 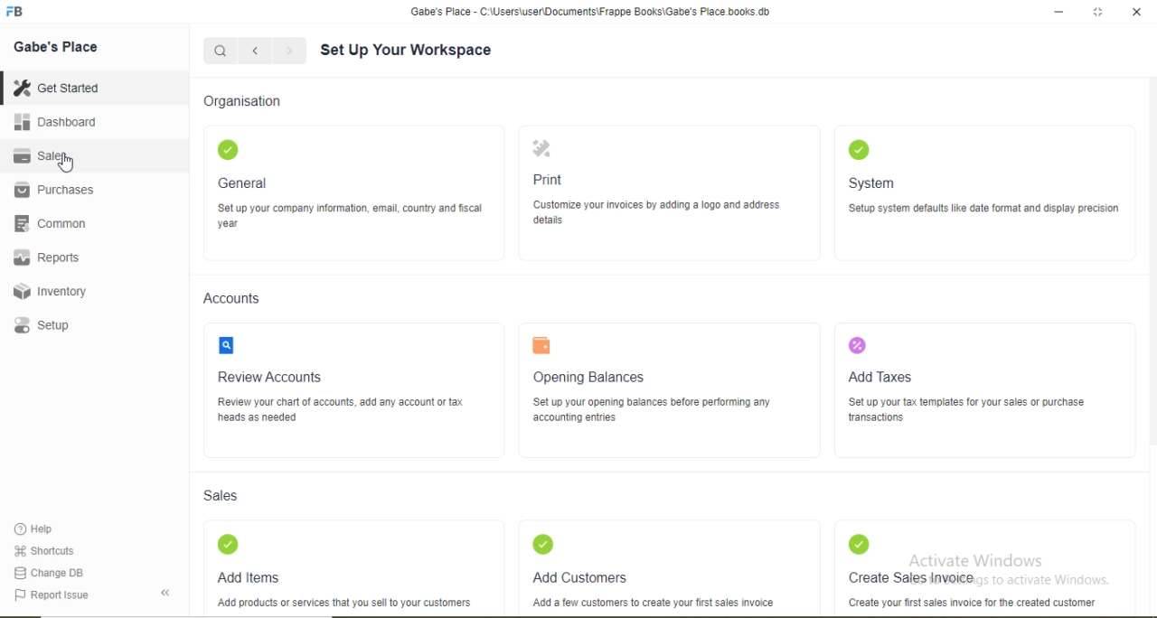 What do you see at coordinates (890, 377) in the screenshot?
I see `Add Taxes` at bounding box center [890, 377].